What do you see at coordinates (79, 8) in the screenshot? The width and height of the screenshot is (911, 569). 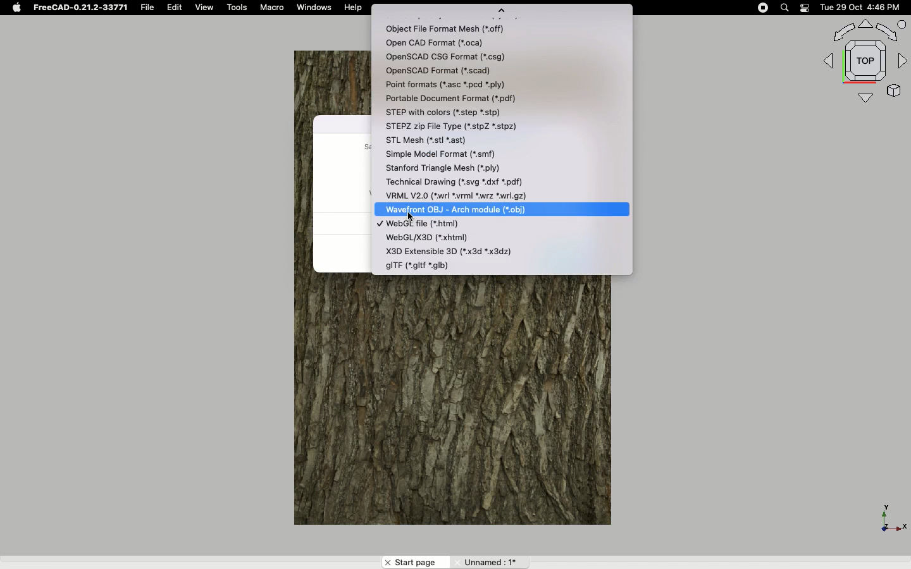 I see `FreeCAD-0.21.2-33771` at bounding box center [79, 8].